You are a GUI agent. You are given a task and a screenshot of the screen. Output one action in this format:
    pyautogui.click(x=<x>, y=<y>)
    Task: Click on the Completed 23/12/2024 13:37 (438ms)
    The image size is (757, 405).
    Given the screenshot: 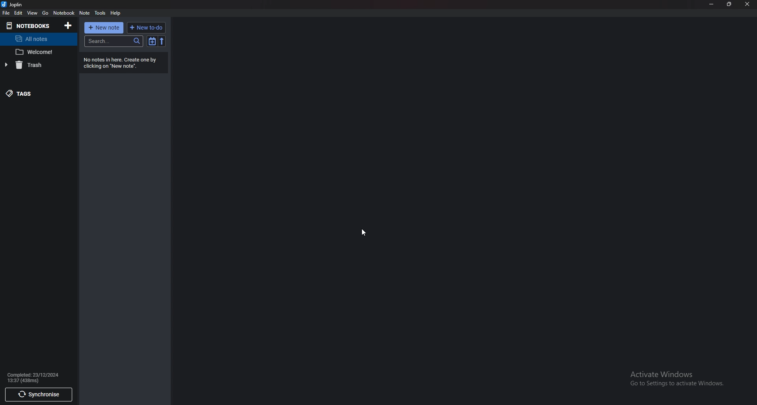 What is the action you would take?
    pyautogui.click(x=35, y=377)
    